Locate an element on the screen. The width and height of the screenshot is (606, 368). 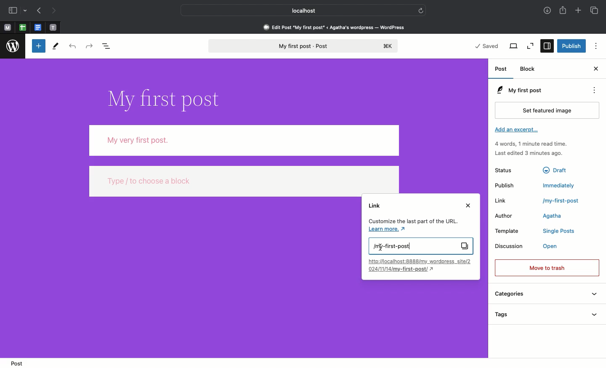
Settings selected is located at coordinates (546, 46).